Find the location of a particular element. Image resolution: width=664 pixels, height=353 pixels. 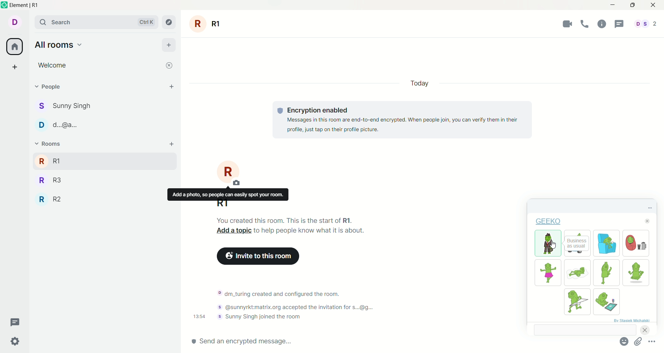

help is located at coordinates (602, 24).